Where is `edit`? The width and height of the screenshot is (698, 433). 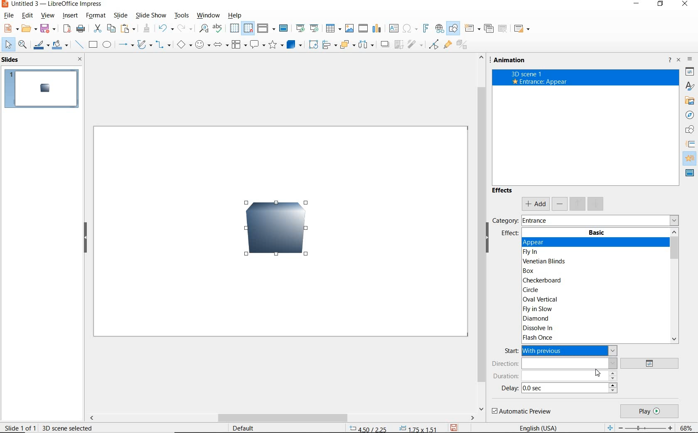
edit is located at coordinates (27, 16).